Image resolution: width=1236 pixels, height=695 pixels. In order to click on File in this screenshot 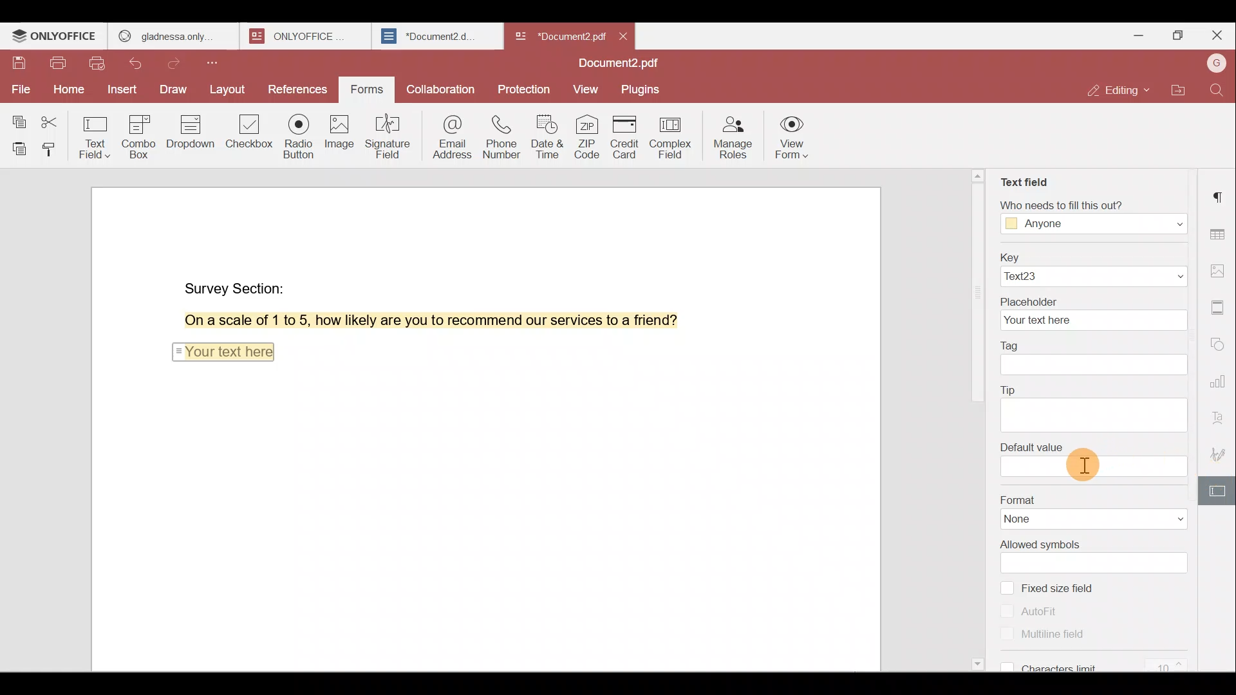, I will do `click(19, 89)`.